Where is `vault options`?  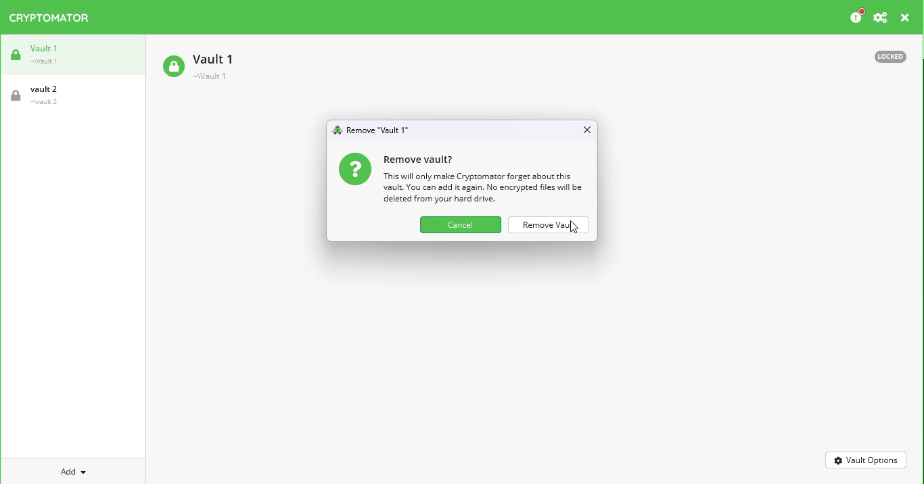 vault options is located at coordinates (866, 460).